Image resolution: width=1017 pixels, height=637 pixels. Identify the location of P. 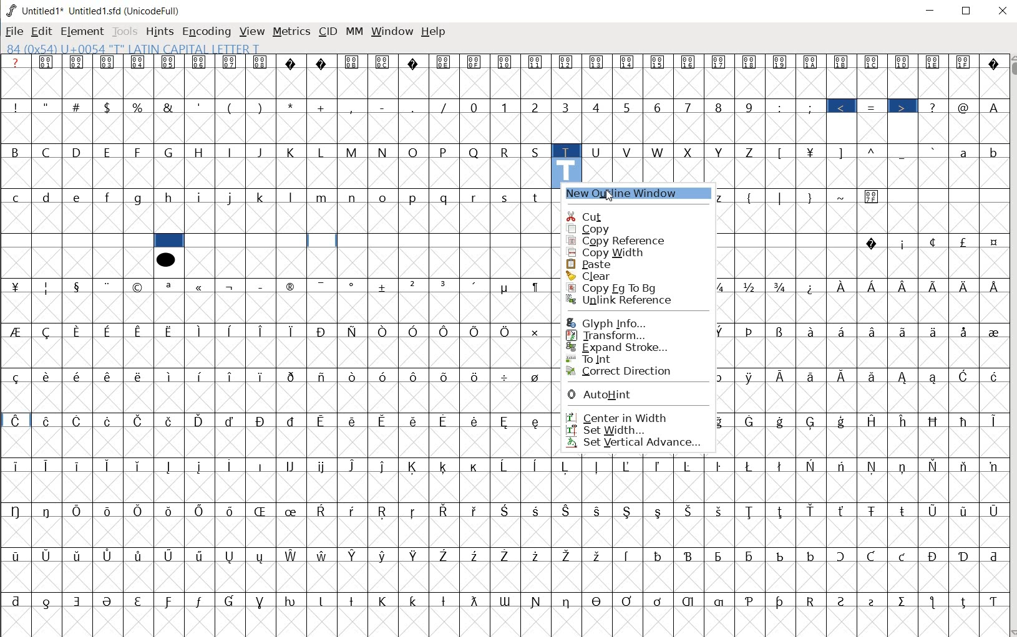
(444, 151).